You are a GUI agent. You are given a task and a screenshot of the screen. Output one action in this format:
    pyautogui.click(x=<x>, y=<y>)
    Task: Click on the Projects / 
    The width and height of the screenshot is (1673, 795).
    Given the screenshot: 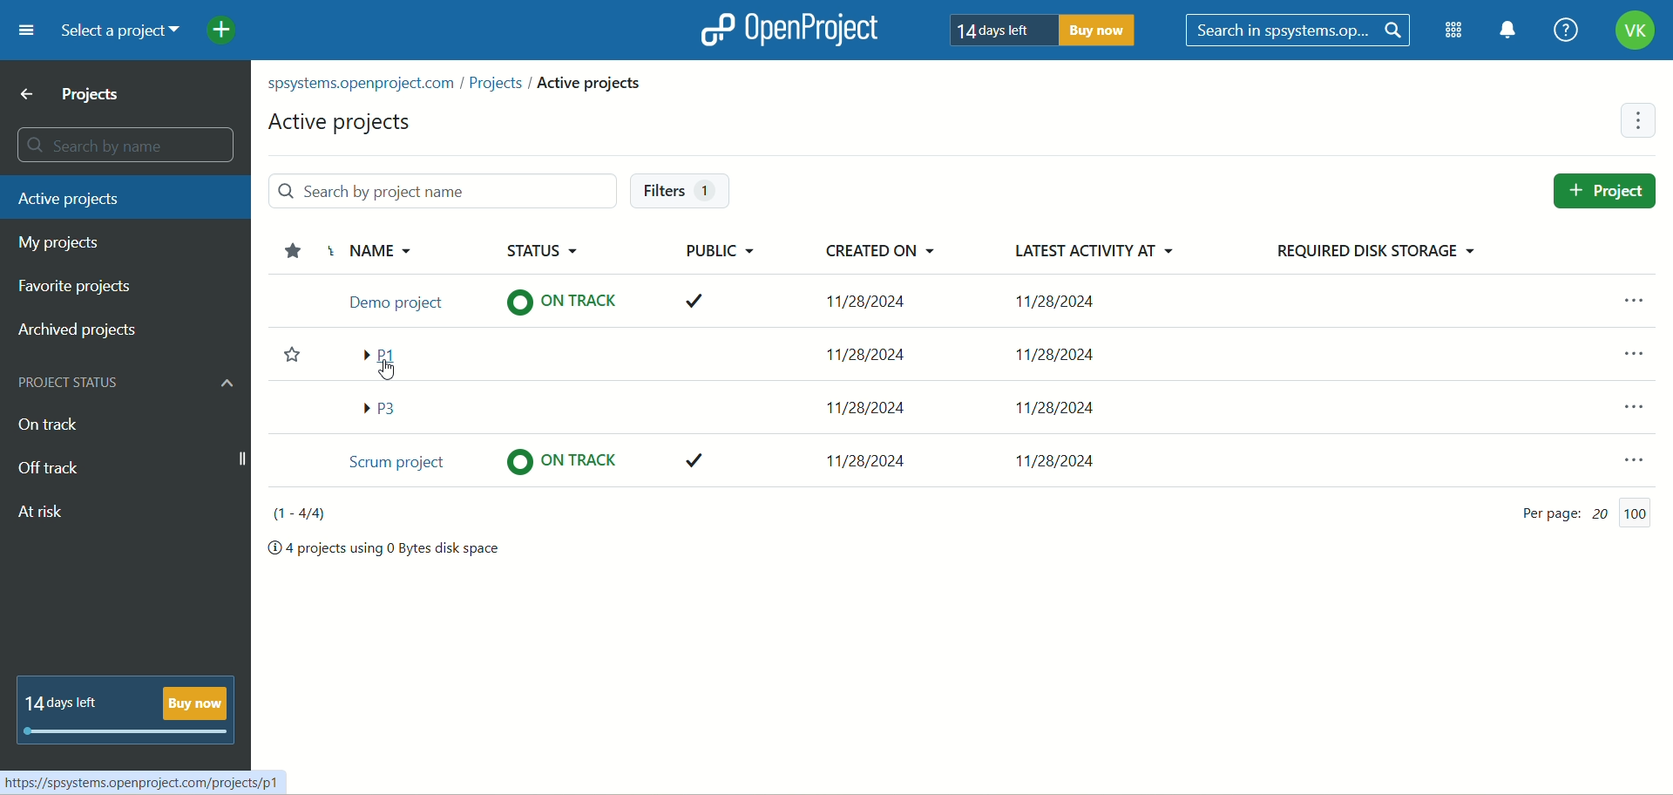 What is the action you would take?
    pyautogui.click(x=500, y=85)
    